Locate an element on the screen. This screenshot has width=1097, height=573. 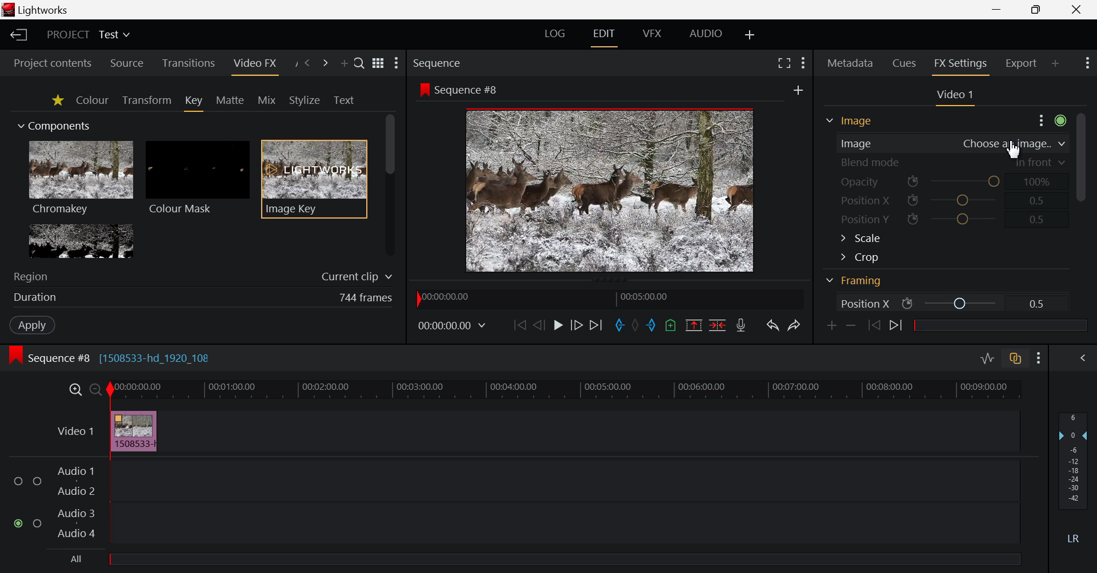
Show Settings is located at coordinates (1087, 63).